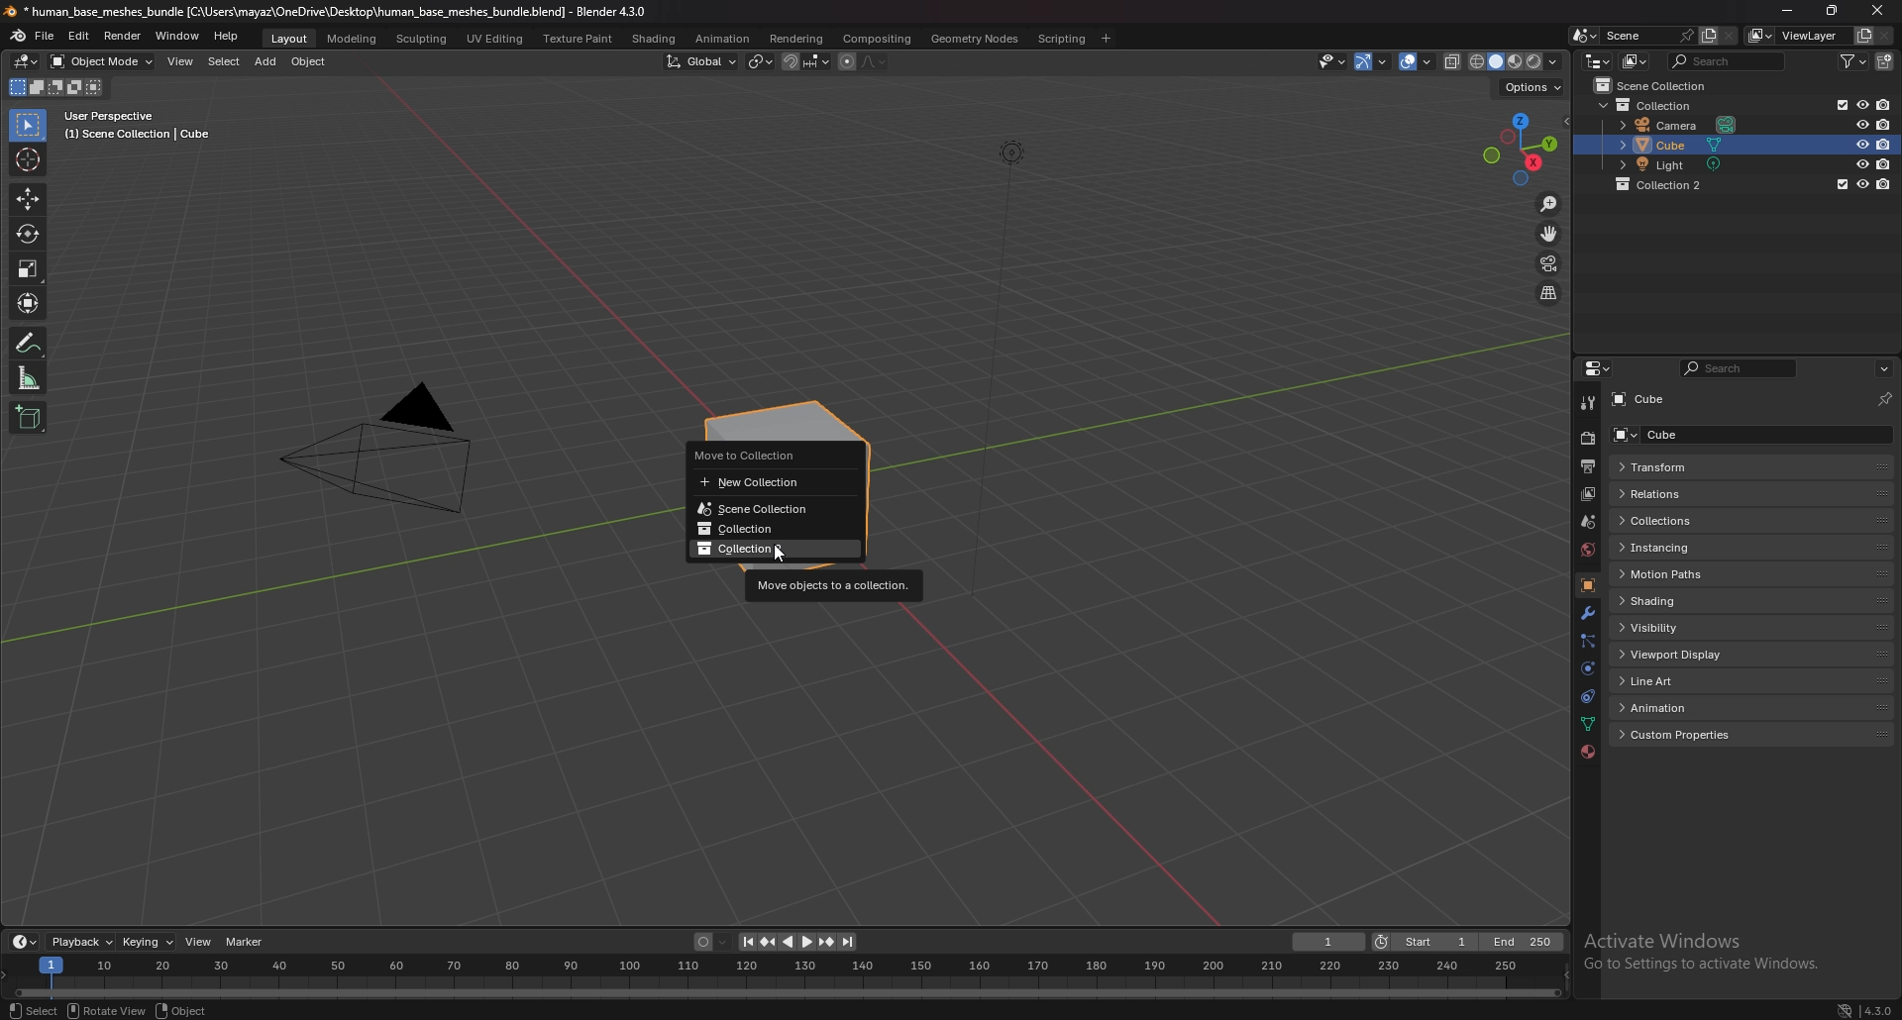 The image size is (1902, 1020). I want to click on playback, so click(82, 942).